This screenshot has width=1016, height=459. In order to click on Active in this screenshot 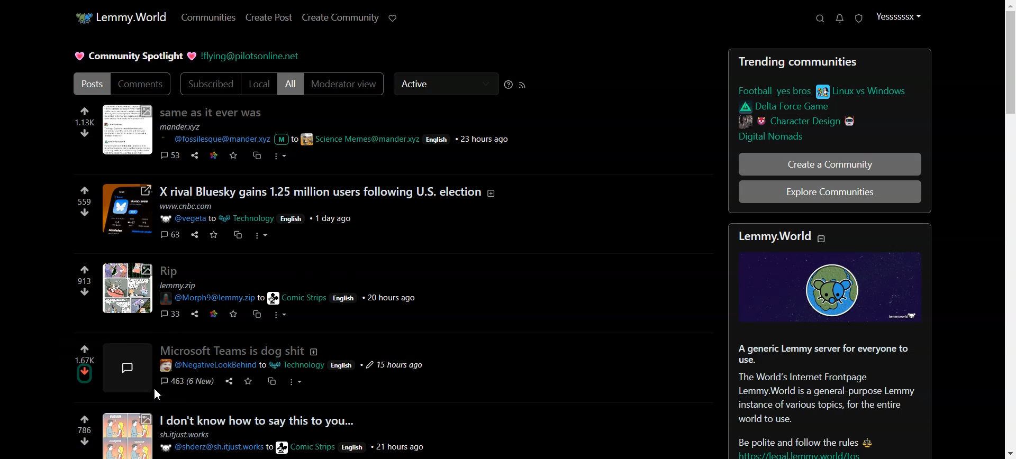, I will do `click(446, 84)`.